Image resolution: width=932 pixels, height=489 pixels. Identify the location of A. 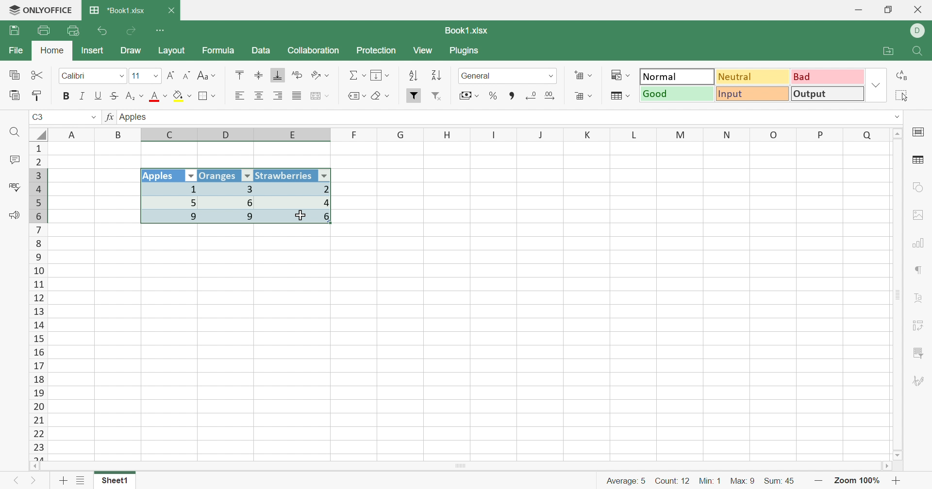
(73, 133).